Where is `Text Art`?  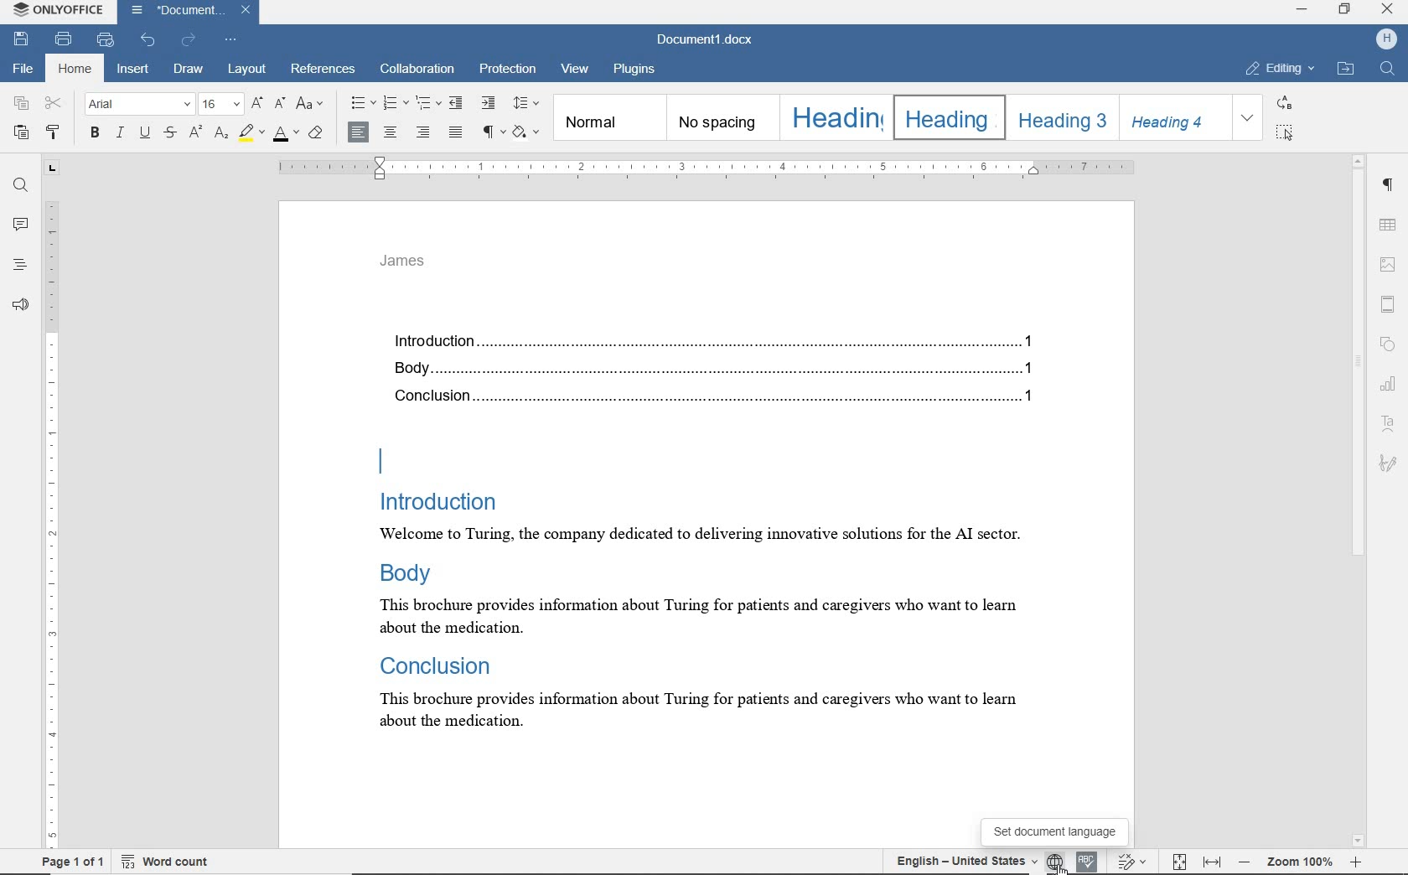 Text Art is located at coordinates (1390, 424).